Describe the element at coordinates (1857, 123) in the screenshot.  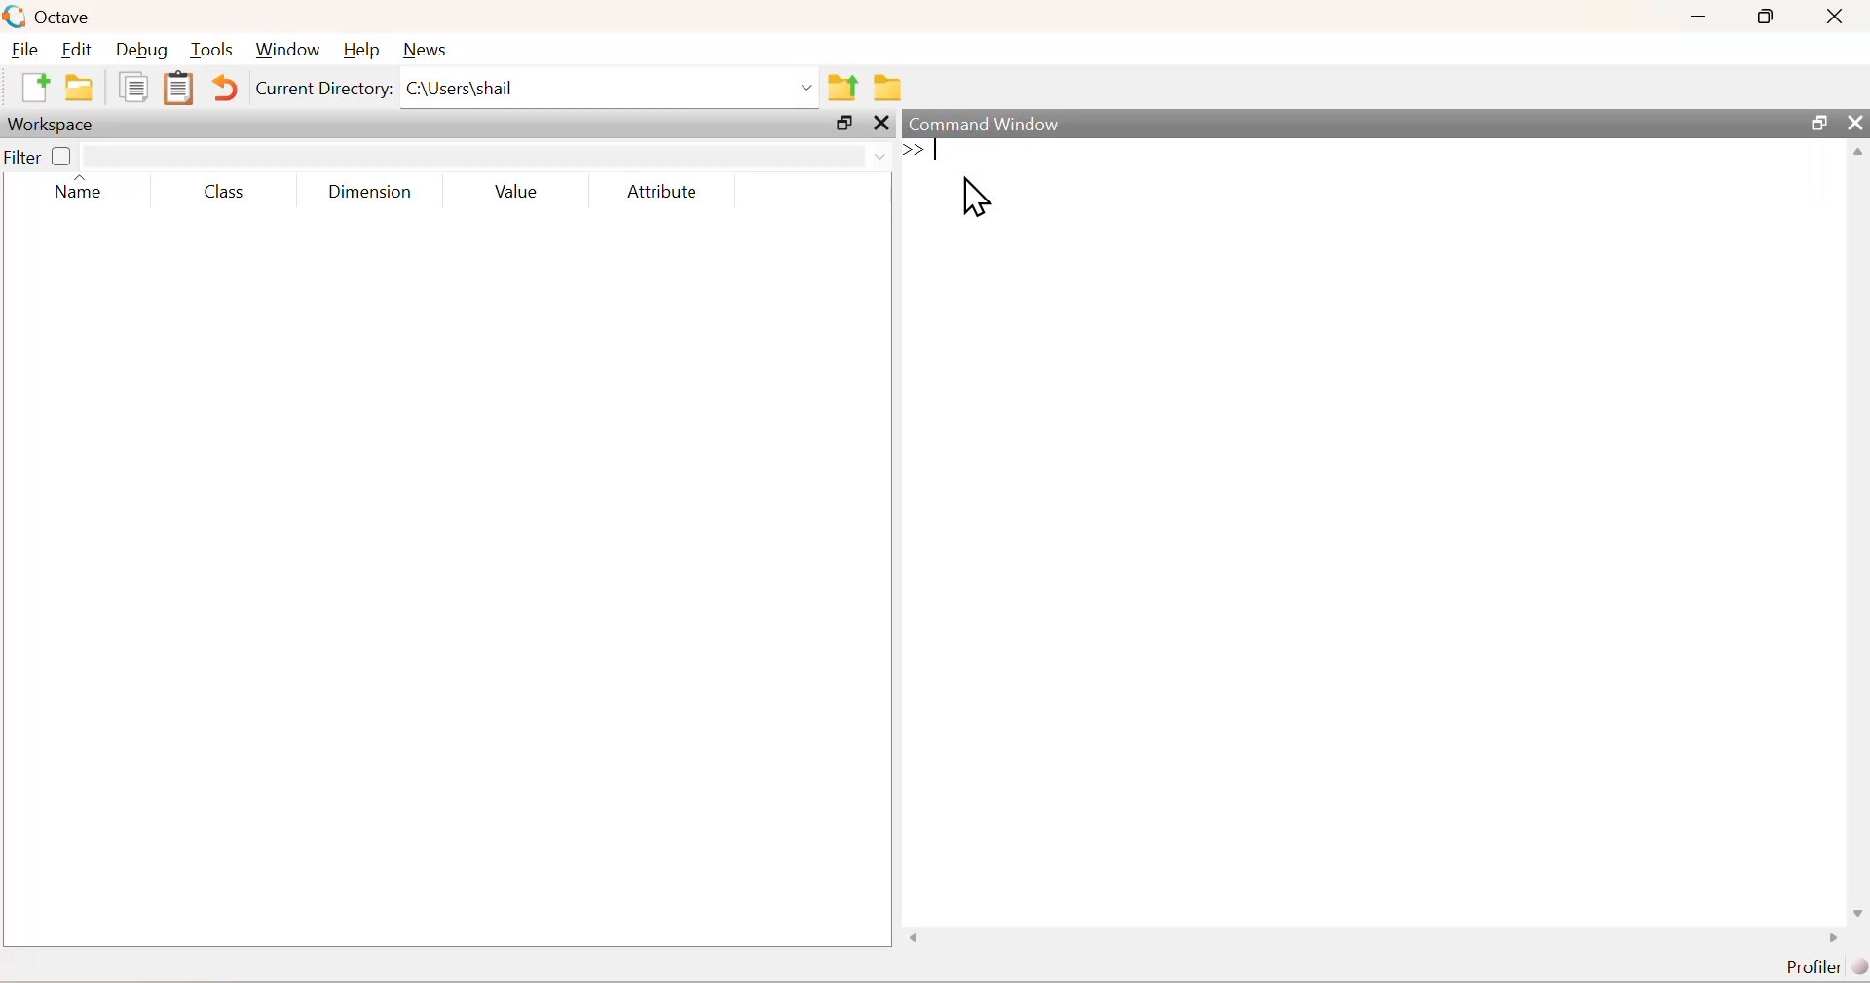
I see `close` at that location.